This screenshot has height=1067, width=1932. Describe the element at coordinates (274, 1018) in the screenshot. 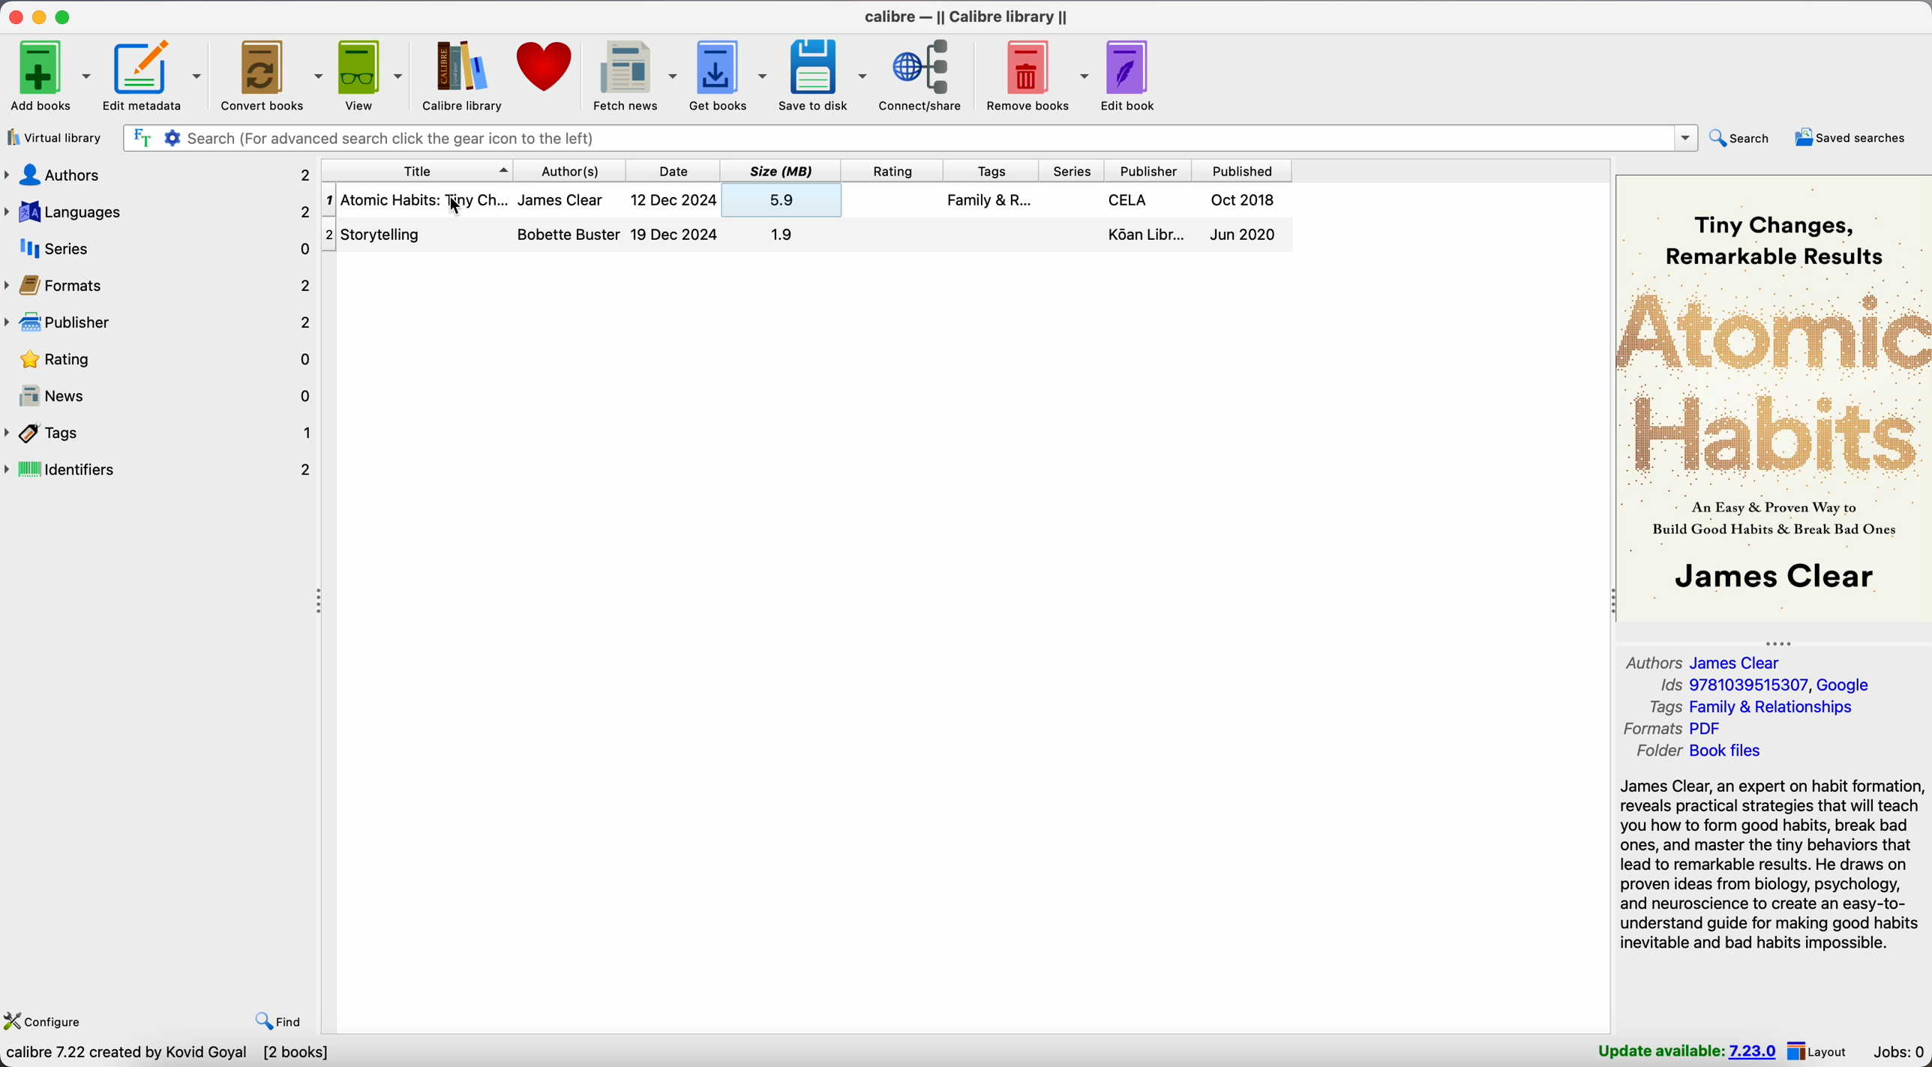

I see `find` at that location.